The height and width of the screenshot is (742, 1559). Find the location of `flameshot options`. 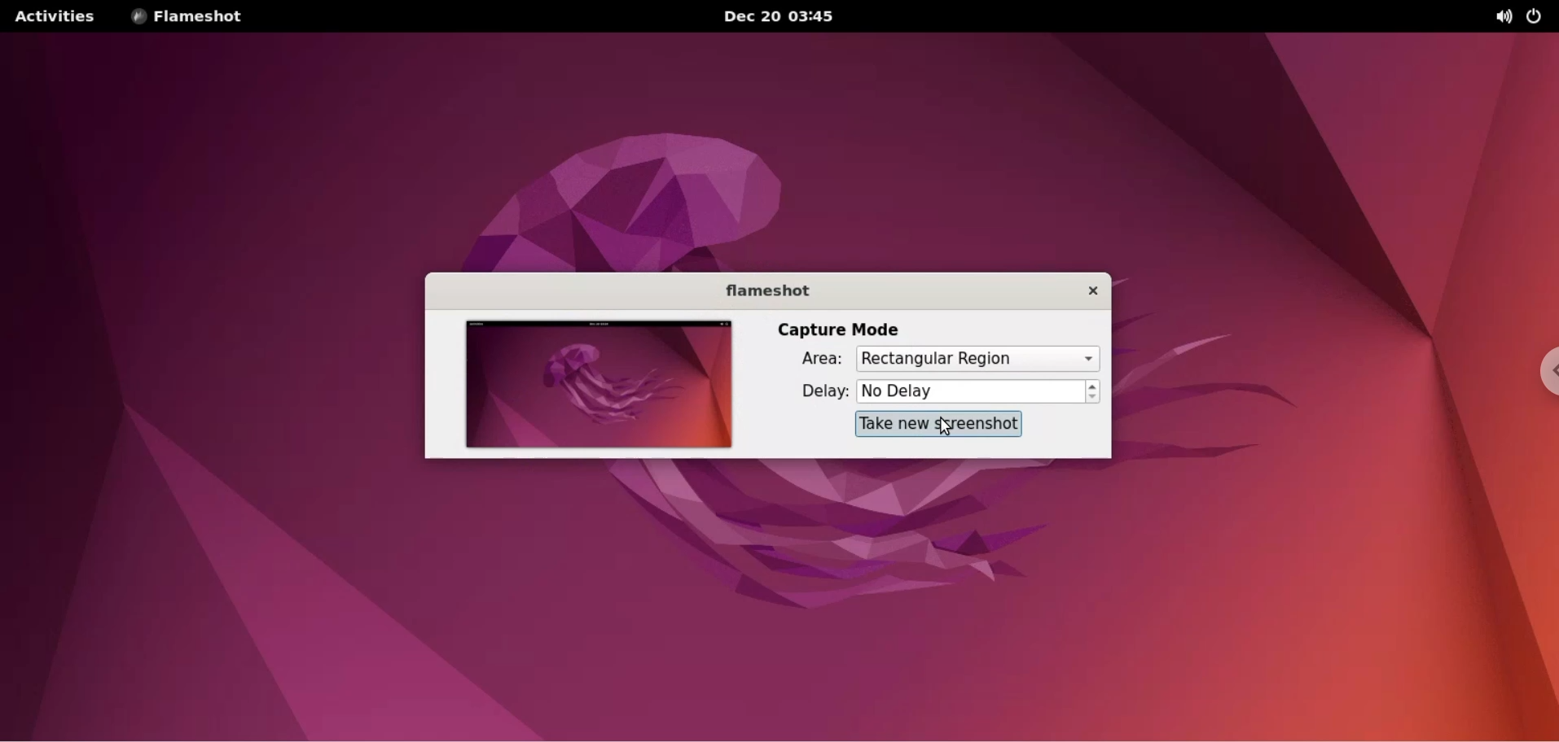

flameshot options is located at coordinates (189, 17).